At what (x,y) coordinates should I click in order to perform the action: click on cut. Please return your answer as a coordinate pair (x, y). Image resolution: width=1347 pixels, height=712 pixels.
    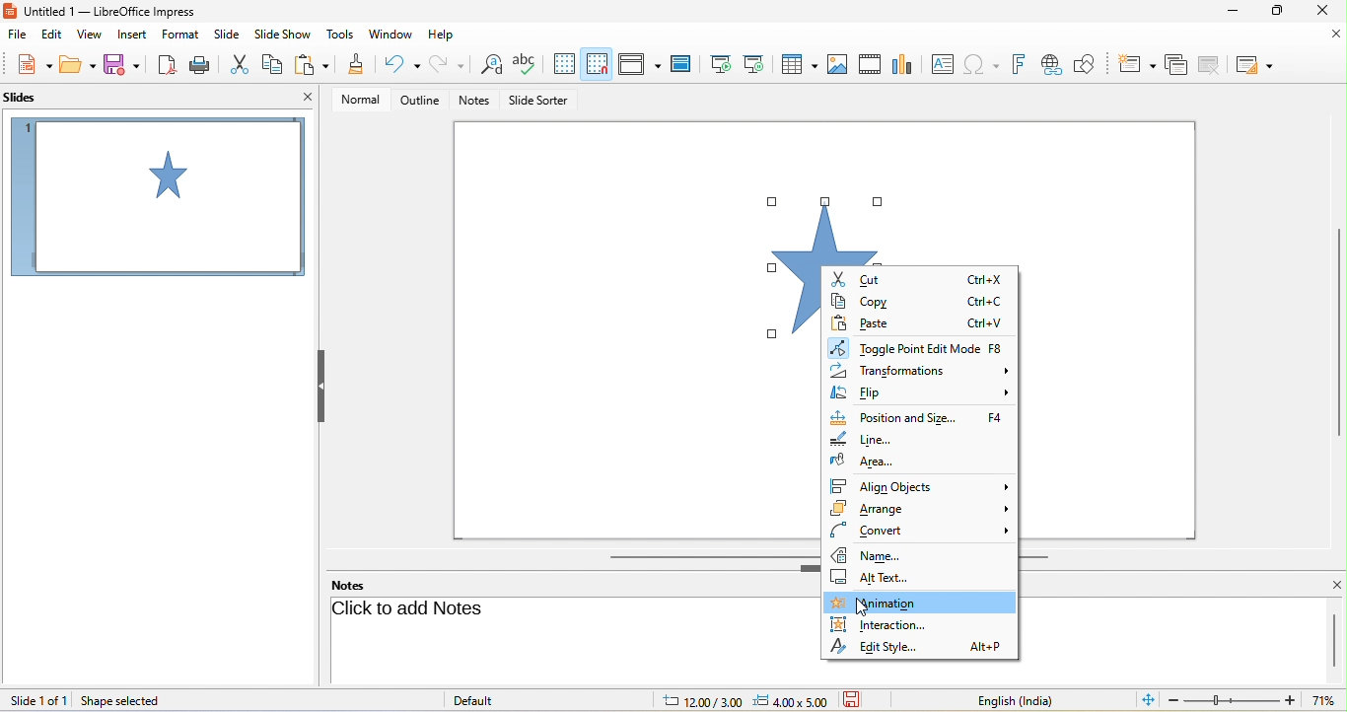
    Looking at the image, I should click on (919, 278).